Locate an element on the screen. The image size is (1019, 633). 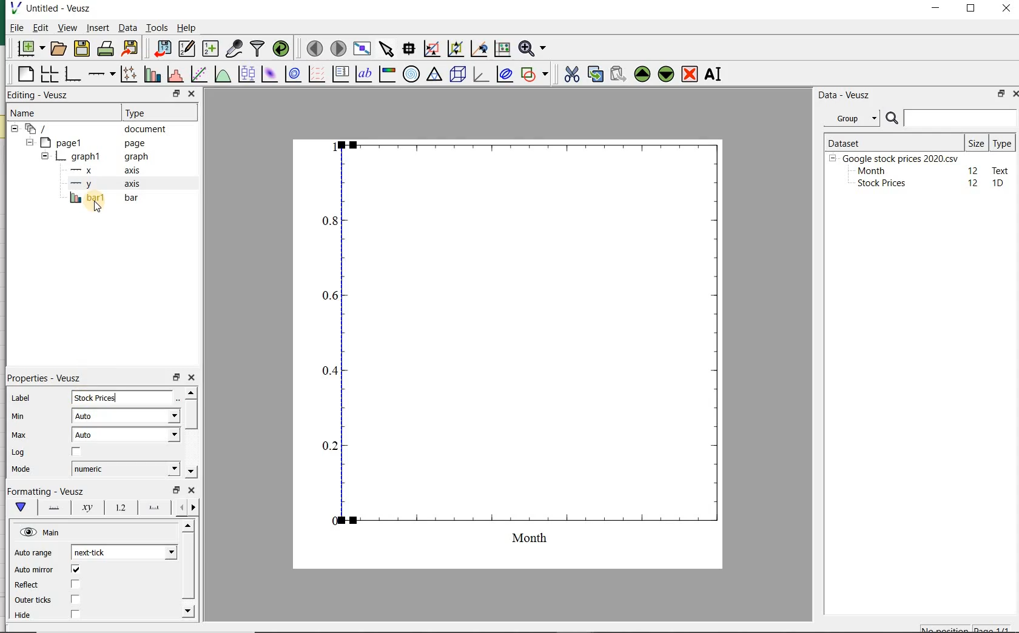
plot covariance ellipses is located at coordinates (505, 75).